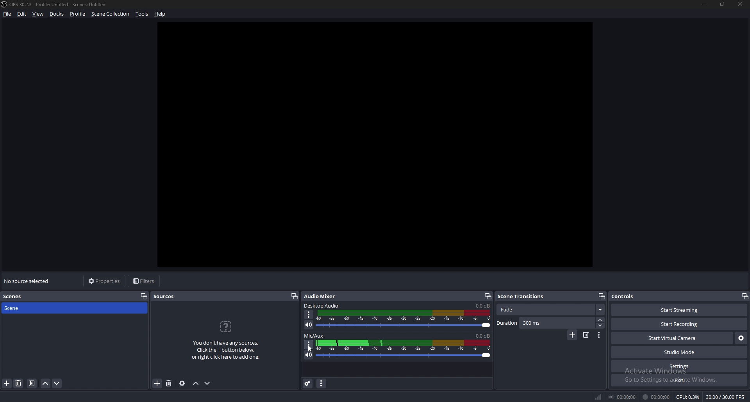 This screenshot has height=402, width=750. I want to click on edit, so click(22, 14).